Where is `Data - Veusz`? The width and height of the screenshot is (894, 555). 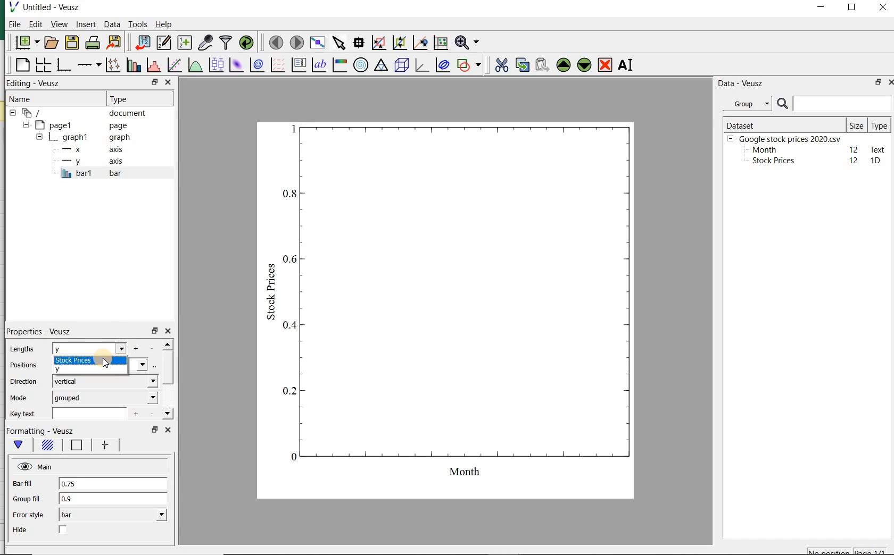 Data - Veusz is located at coordinates (741, 83).